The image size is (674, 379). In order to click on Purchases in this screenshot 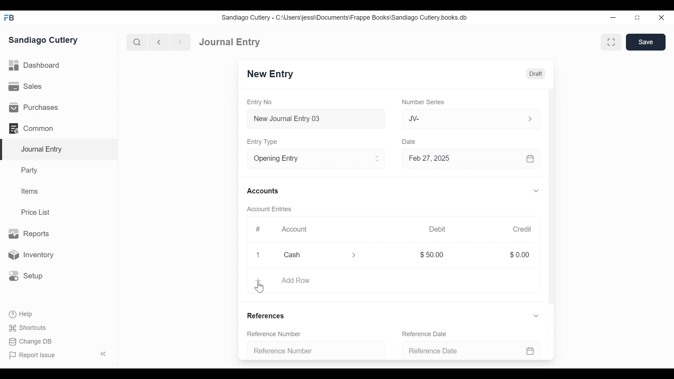, I will do `click(35, 107)`.